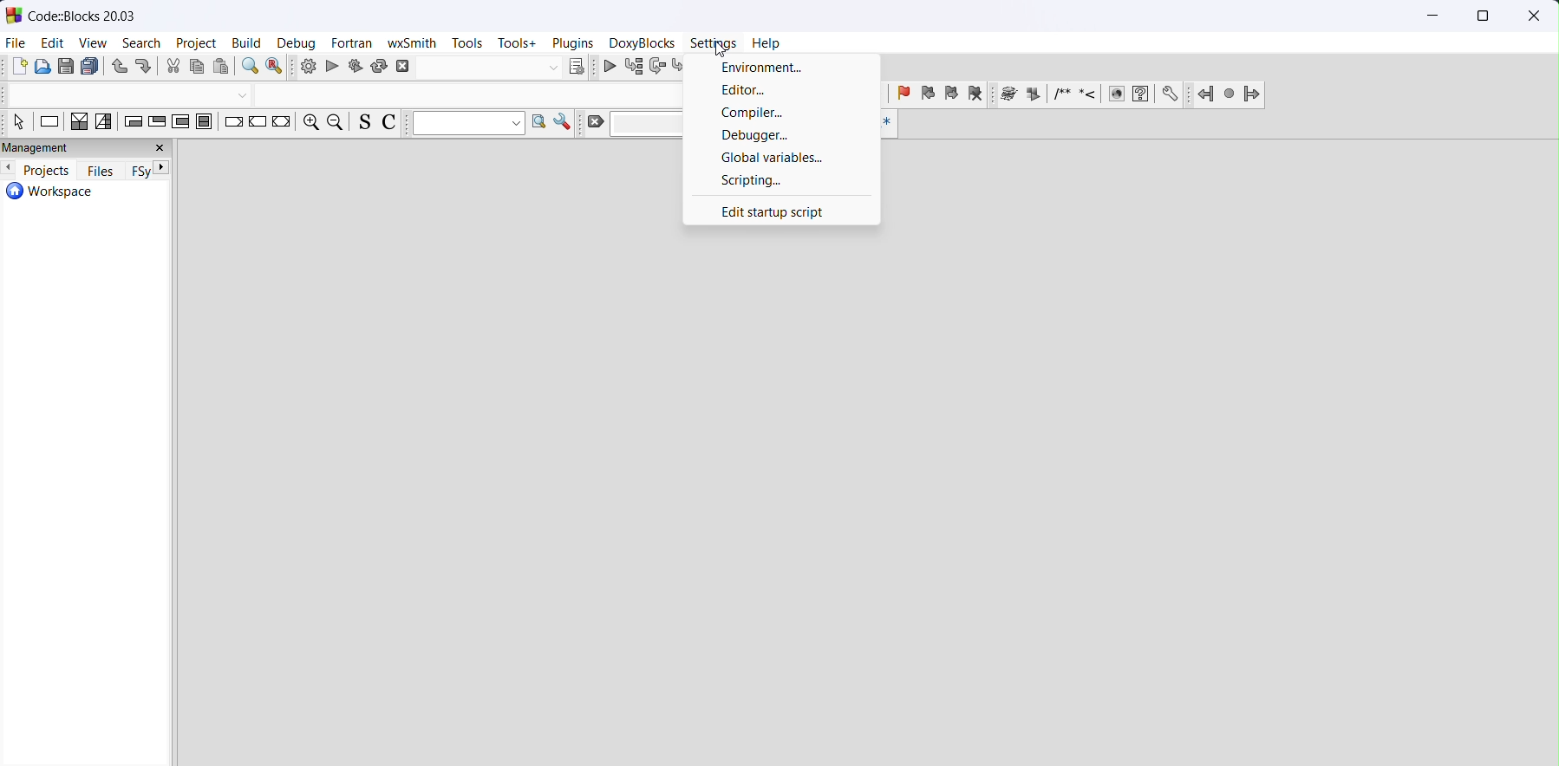 The image size is (1559, 766). What do you see at coordinates (1230, 95) in the screenshot?
I see `fortranProject` at bounding box center [1230, 95].